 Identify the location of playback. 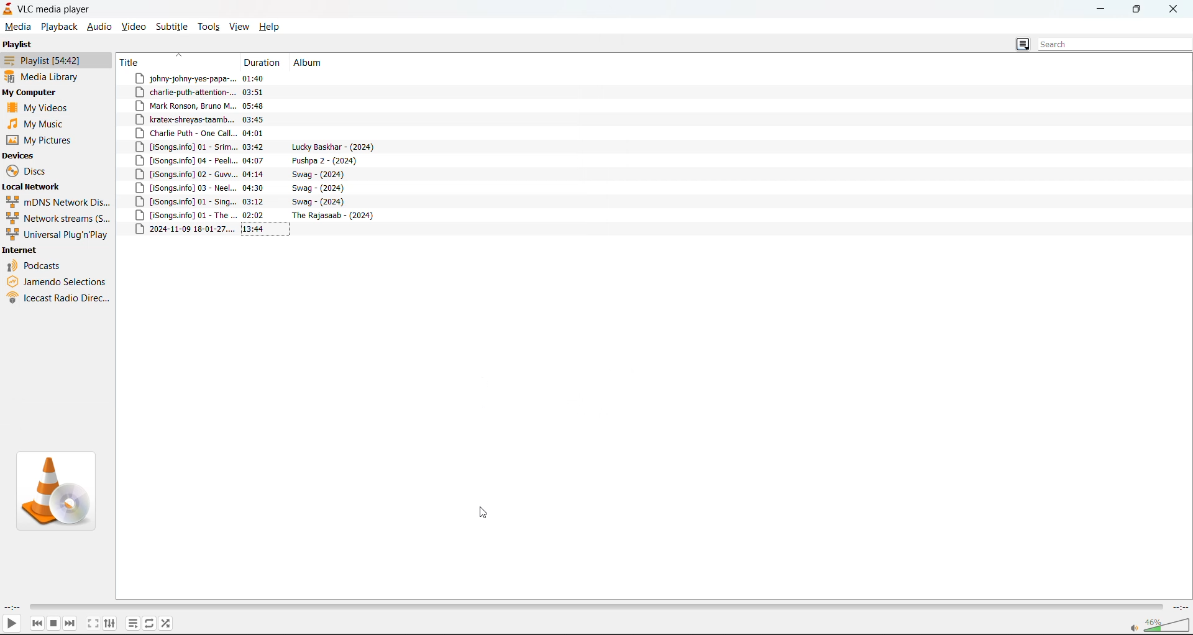
(58, 27).